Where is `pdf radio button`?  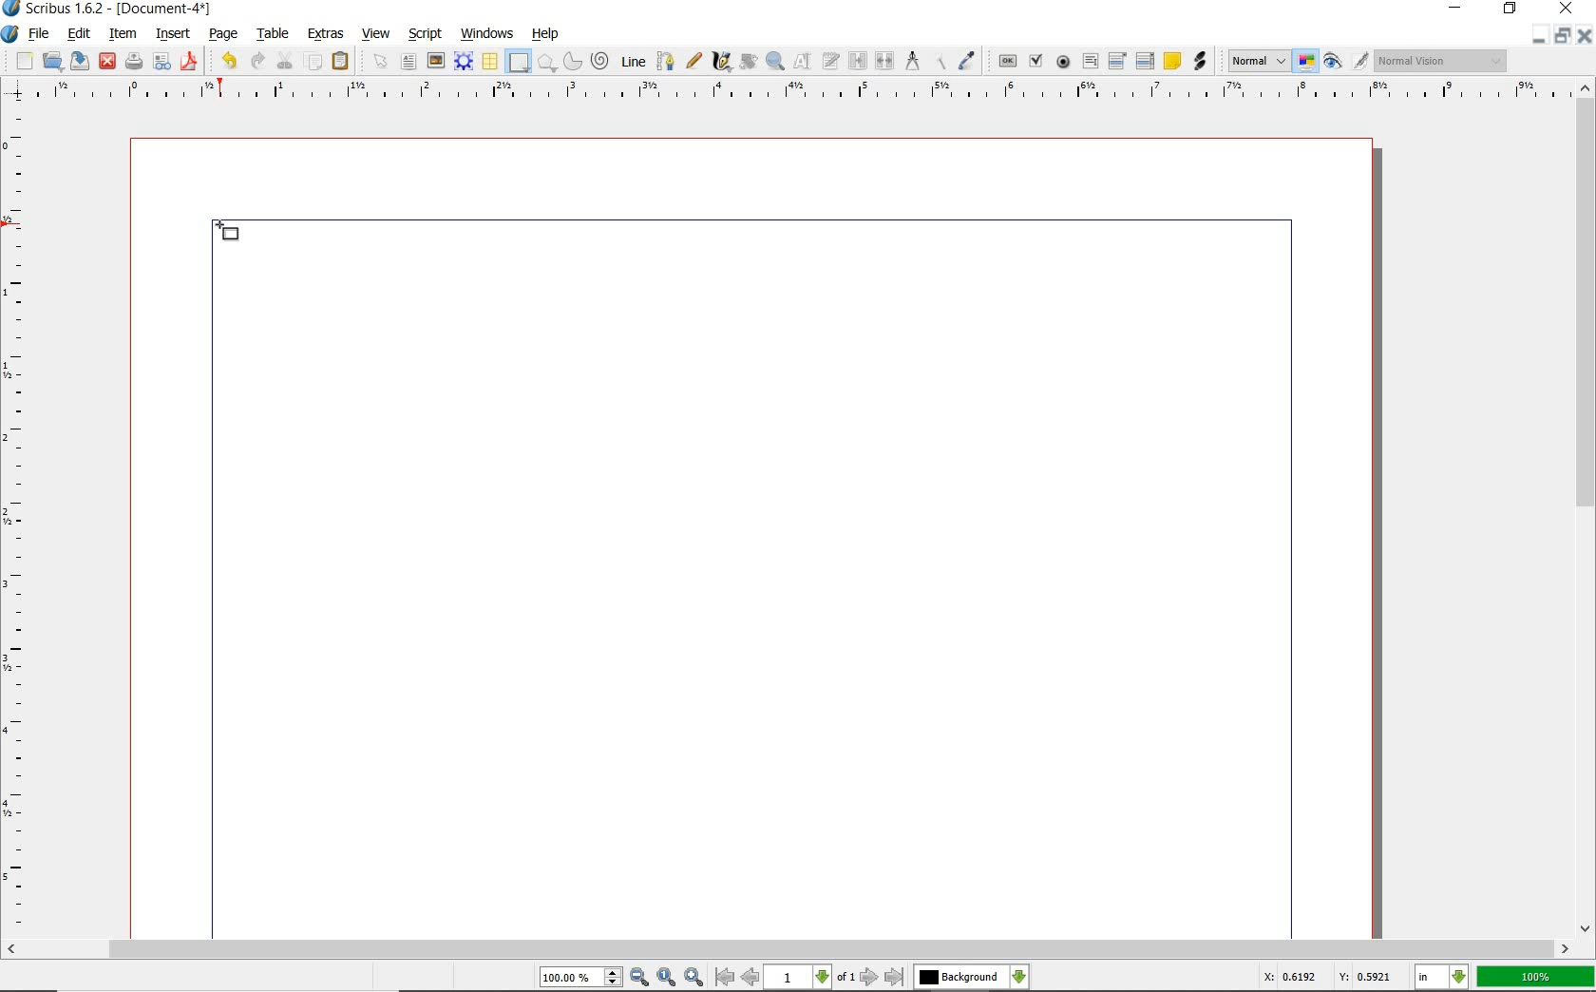
pdf radio button is located at coordinates (1061, 63).